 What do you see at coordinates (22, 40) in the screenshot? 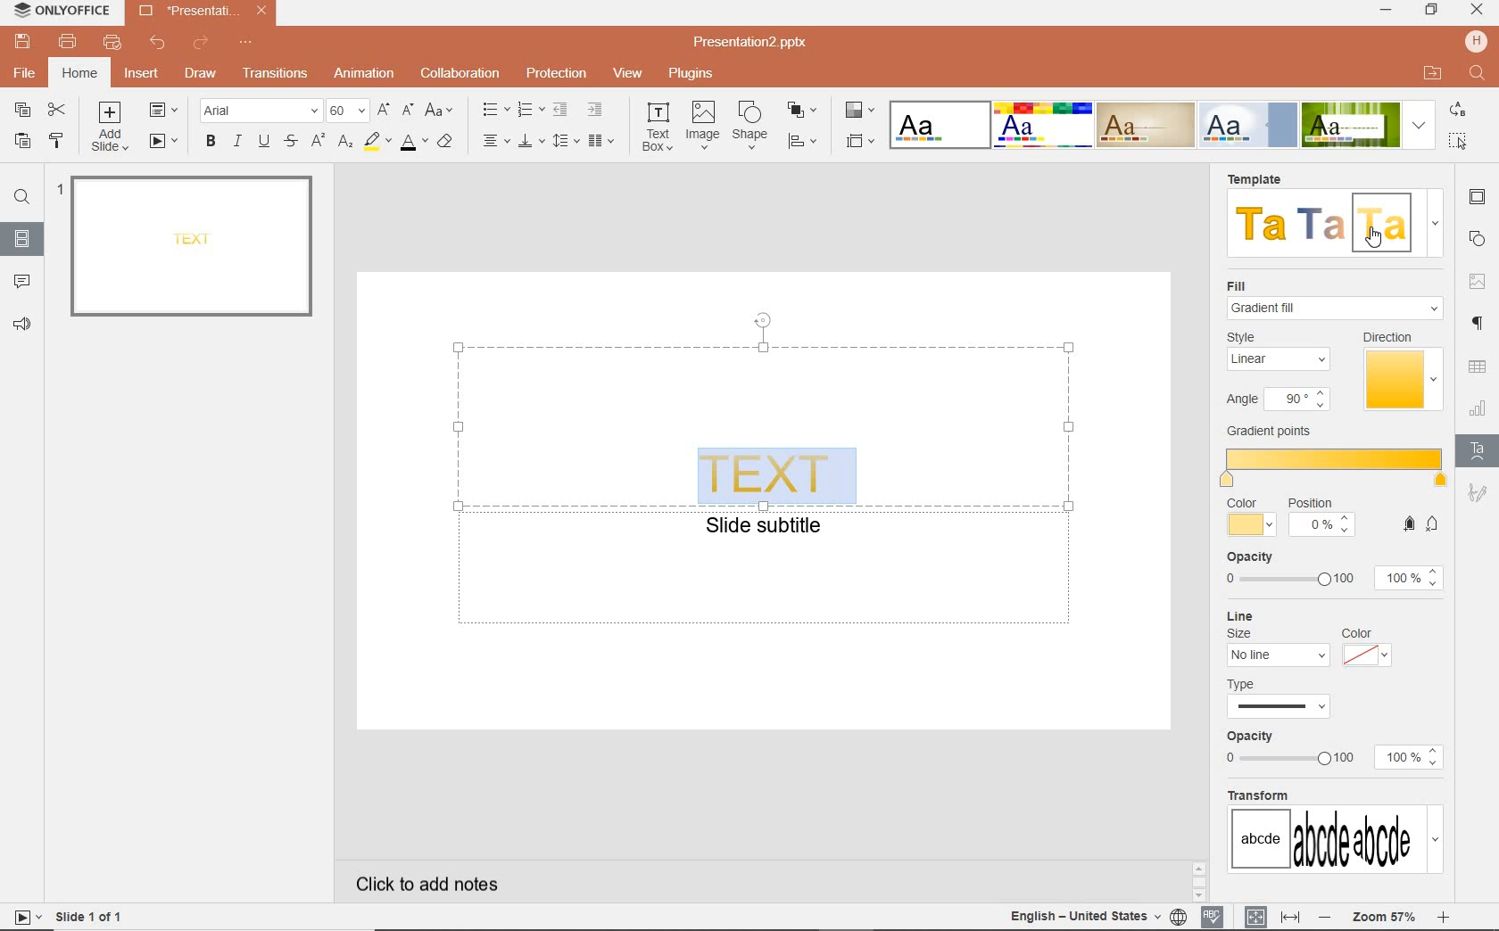
I see `SAVE` at bounding box center [22, 40].